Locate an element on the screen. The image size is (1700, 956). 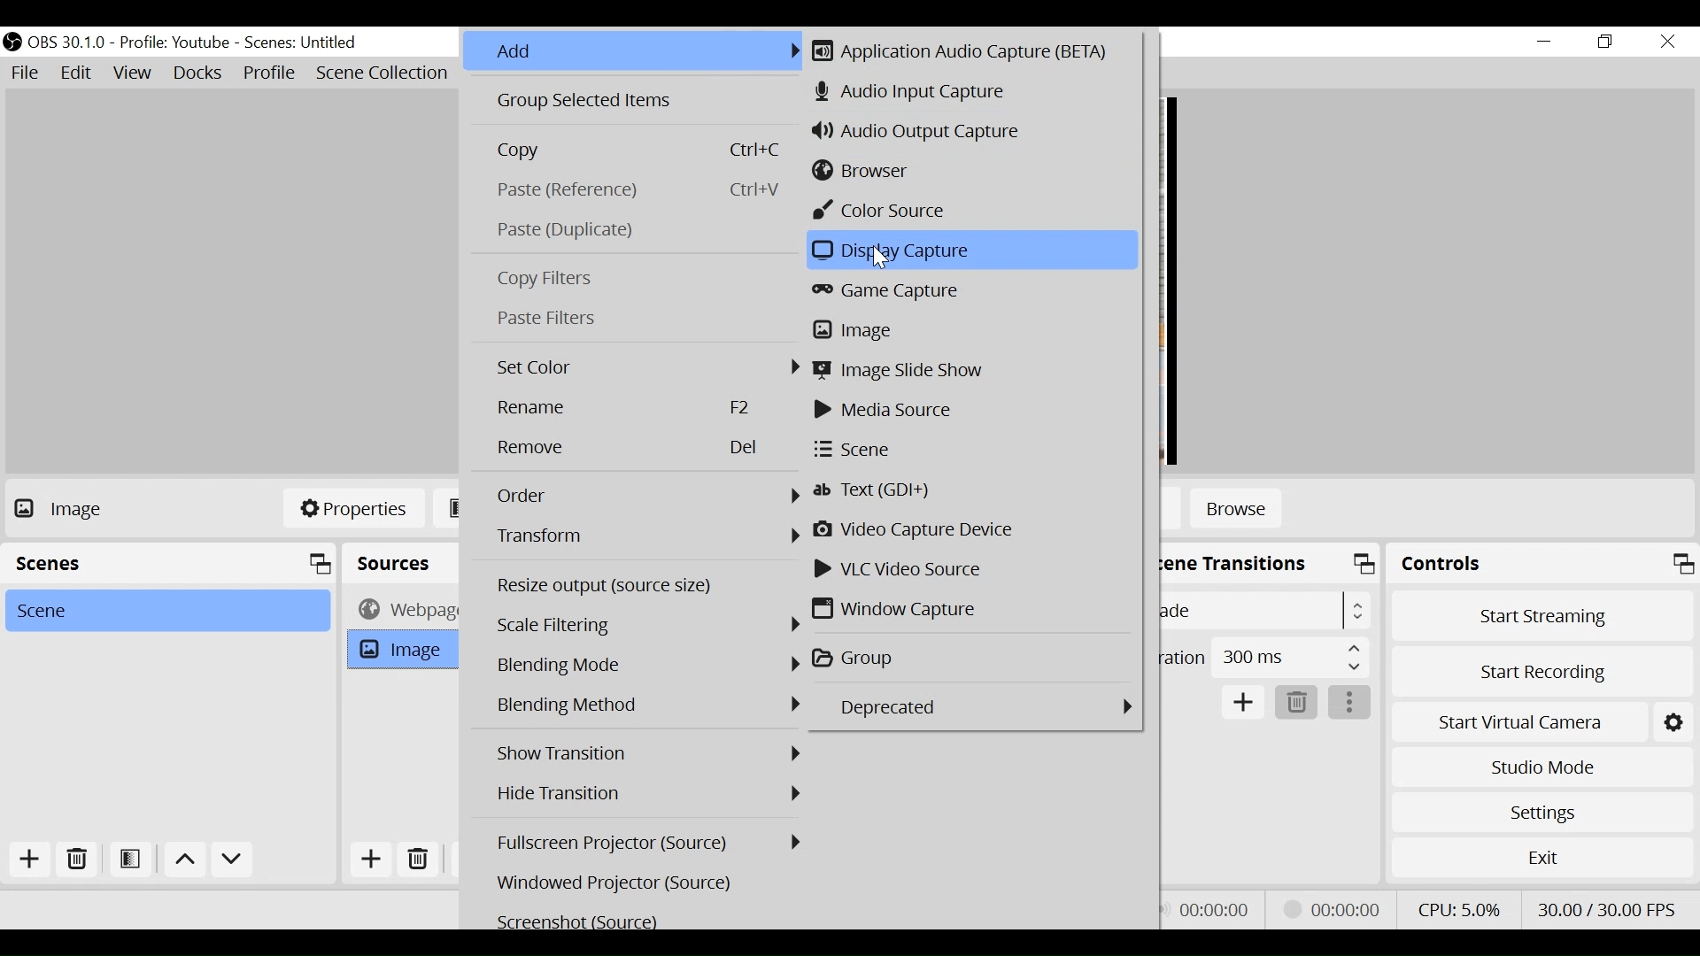
Add is located at coordinates (371, 859).